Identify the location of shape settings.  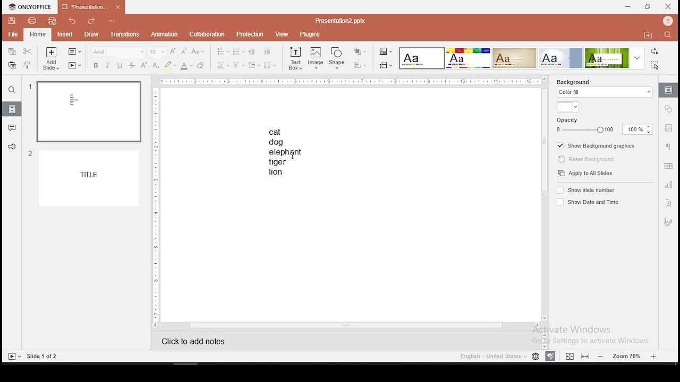
(668, 110).